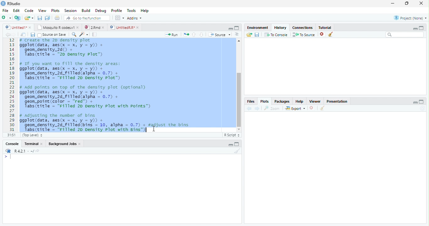  I want to click on print current file, so click(57, 18).